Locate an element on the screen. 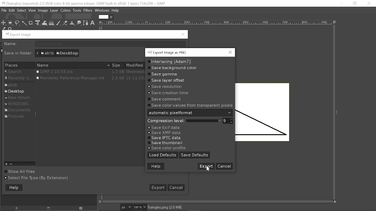 The image size is (376, 211). Layer is located at coordinates (54, 11).